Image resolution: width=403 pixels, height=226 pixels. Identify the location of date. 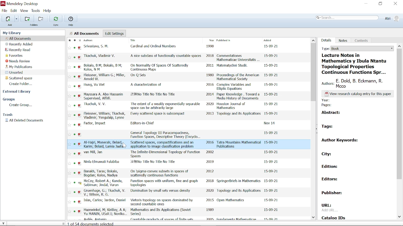
(272, 104).